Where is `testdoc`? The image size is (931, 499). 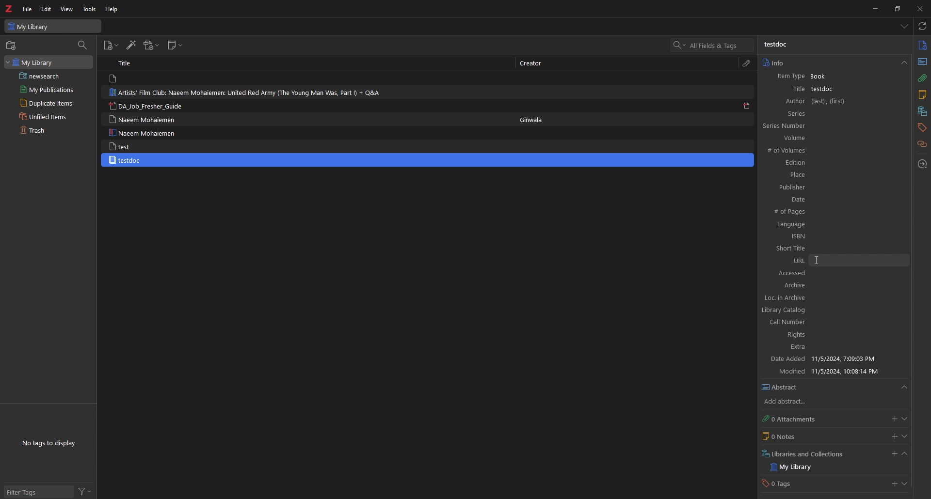 testdoc is located at coordinates (781, 46).